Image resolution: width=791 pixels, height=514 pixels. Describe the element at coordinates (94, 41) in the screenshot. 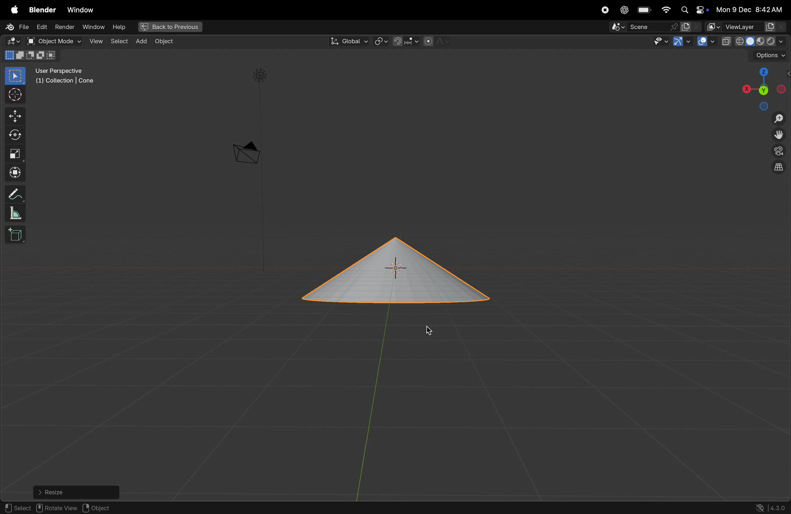

I see `view` at that location.